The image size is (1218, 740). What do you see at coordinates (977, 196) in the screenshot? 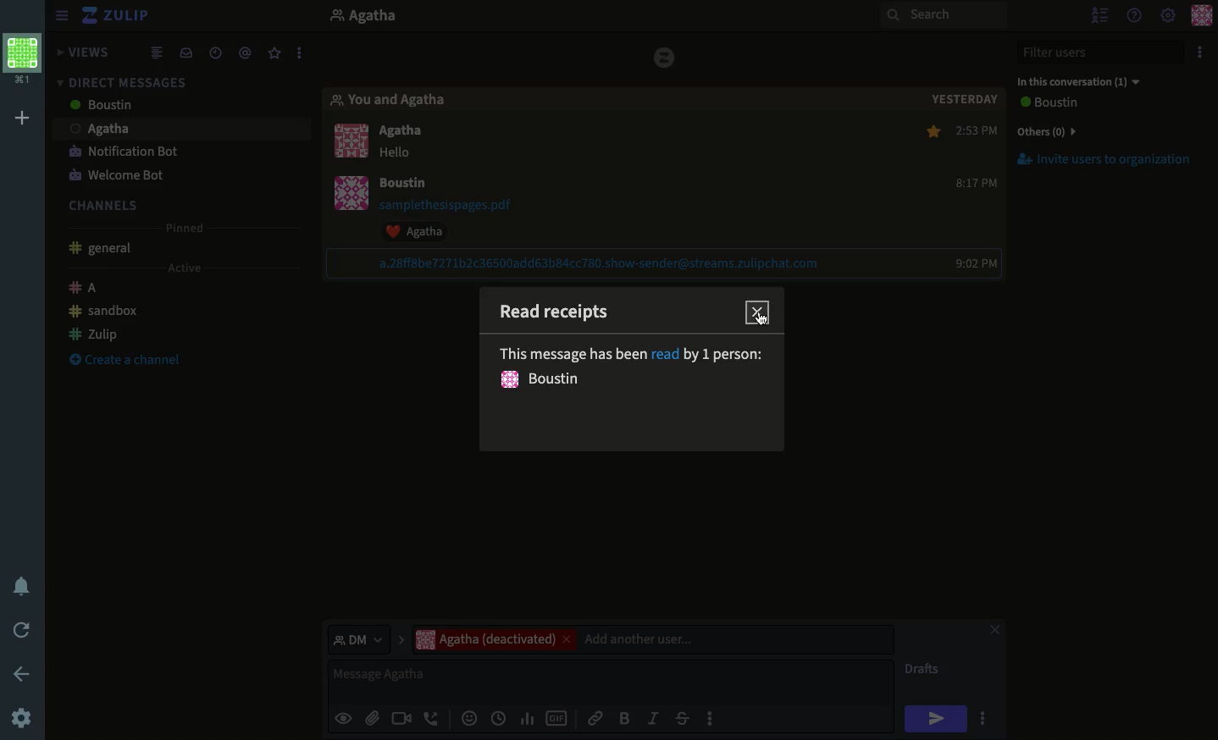
I see `Time` at bounding box center [977, 196].